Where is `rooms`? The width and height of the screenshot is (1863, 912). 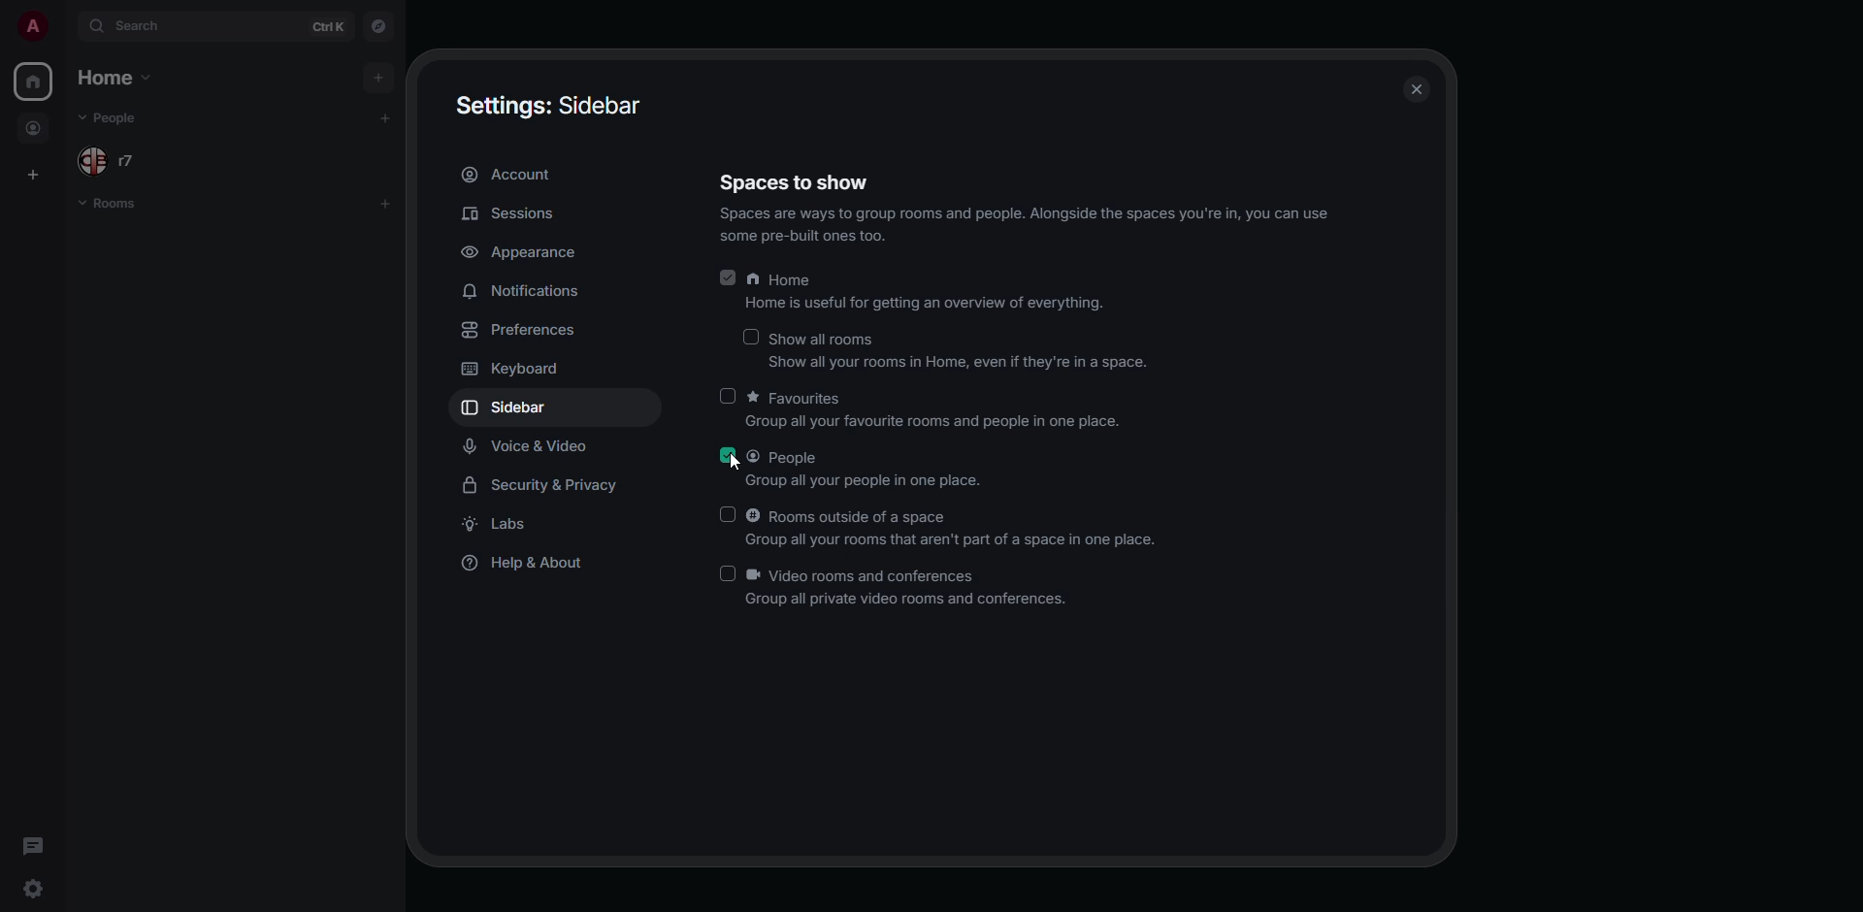 rooms is located at coordinates (109, 208).